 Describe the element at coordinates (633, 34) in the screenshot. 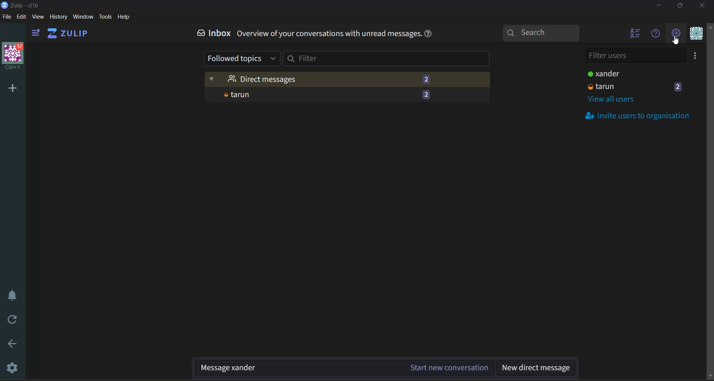

I see `hide user list` at that location.